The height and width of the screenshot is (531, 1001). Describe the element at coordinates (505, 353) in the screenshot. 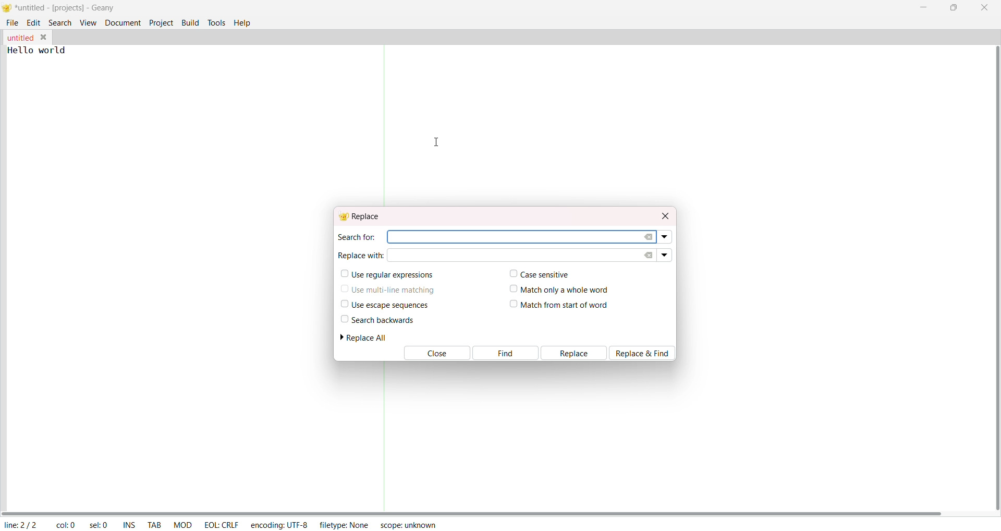

I see `find` at that location.